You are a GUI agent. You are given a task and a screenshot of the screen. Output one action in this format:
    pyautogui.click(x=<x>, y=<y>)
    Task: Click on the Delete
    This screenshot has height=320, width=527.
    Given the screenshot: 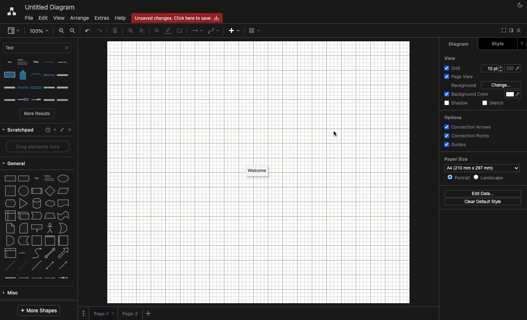 What is the action you would take?
    pyautogui.click(x=115, y=30)
    